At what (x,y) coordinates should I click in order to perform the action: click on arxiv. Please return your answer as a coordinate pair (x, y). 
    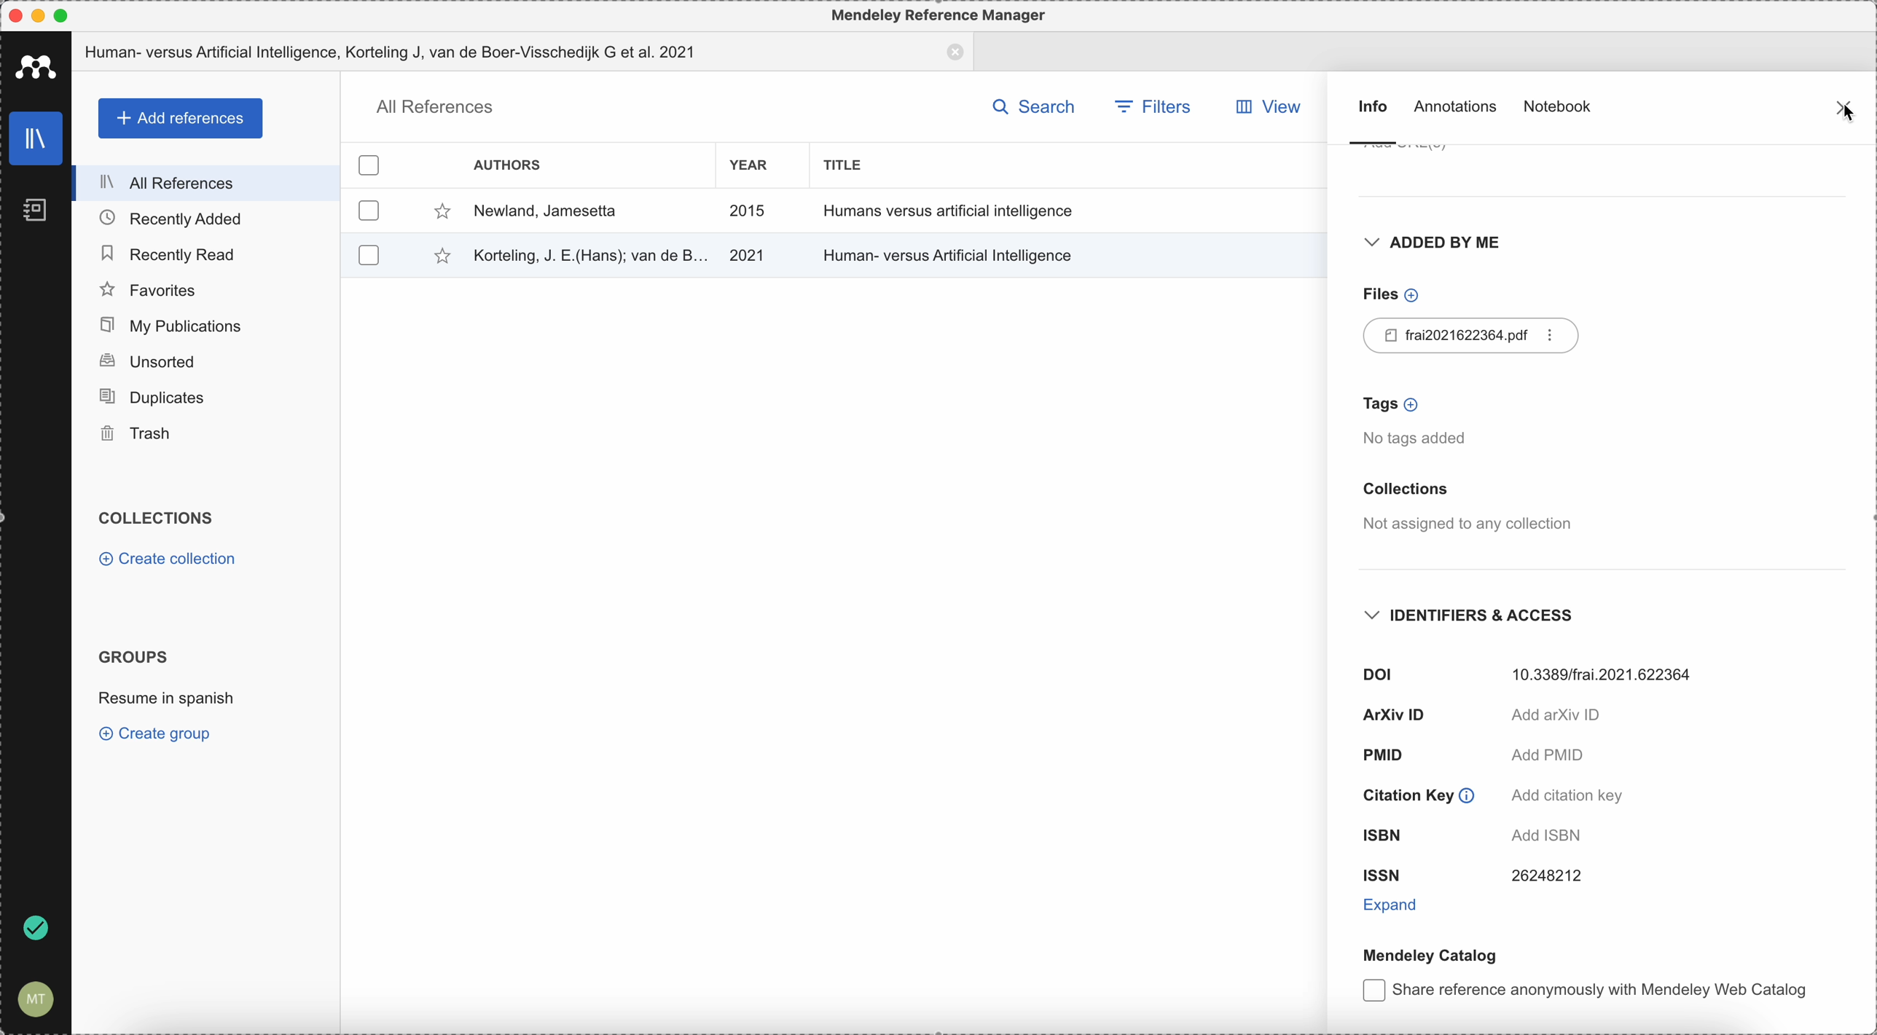
    Looking at the image, I should click on (1484, 716).